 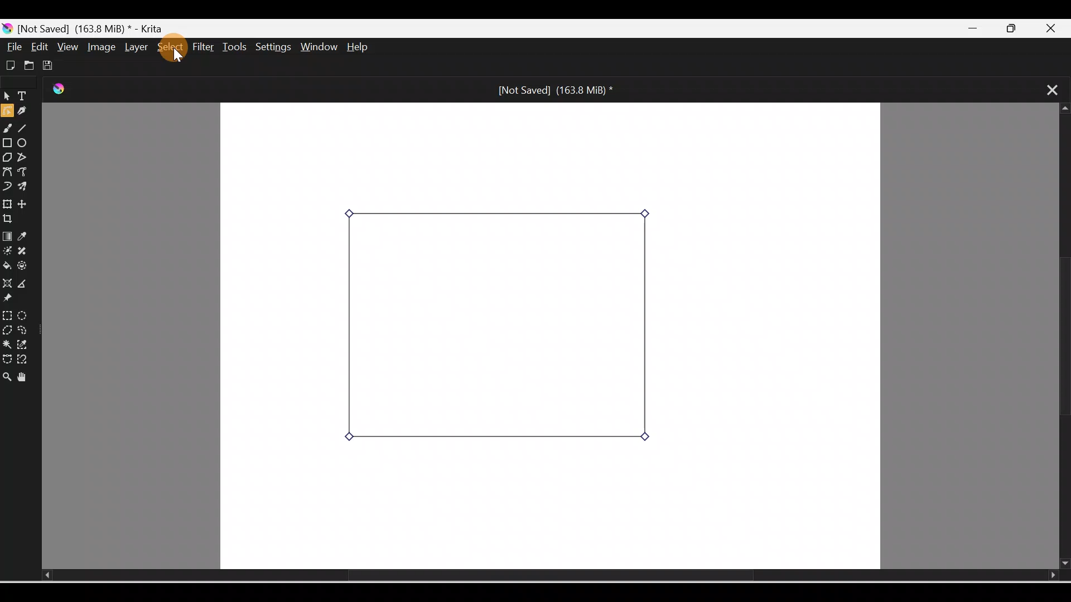 I want to click on Zoom tool, so click(x=7, y=373).